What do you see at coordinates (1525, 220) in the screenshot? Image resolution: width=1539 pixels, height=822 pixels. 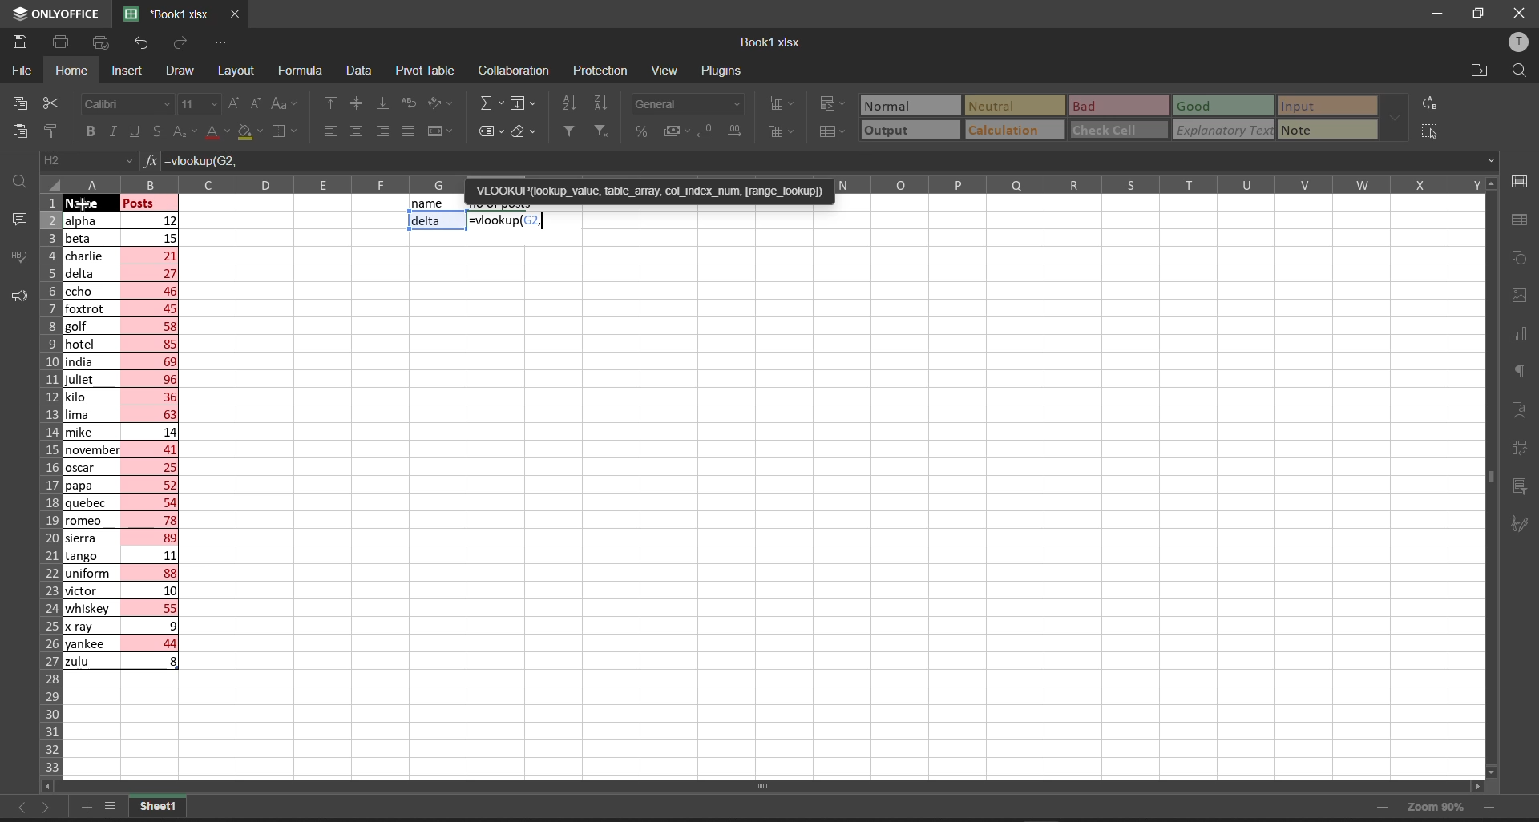 I see `table settings` at bounding box center [1525, 220].